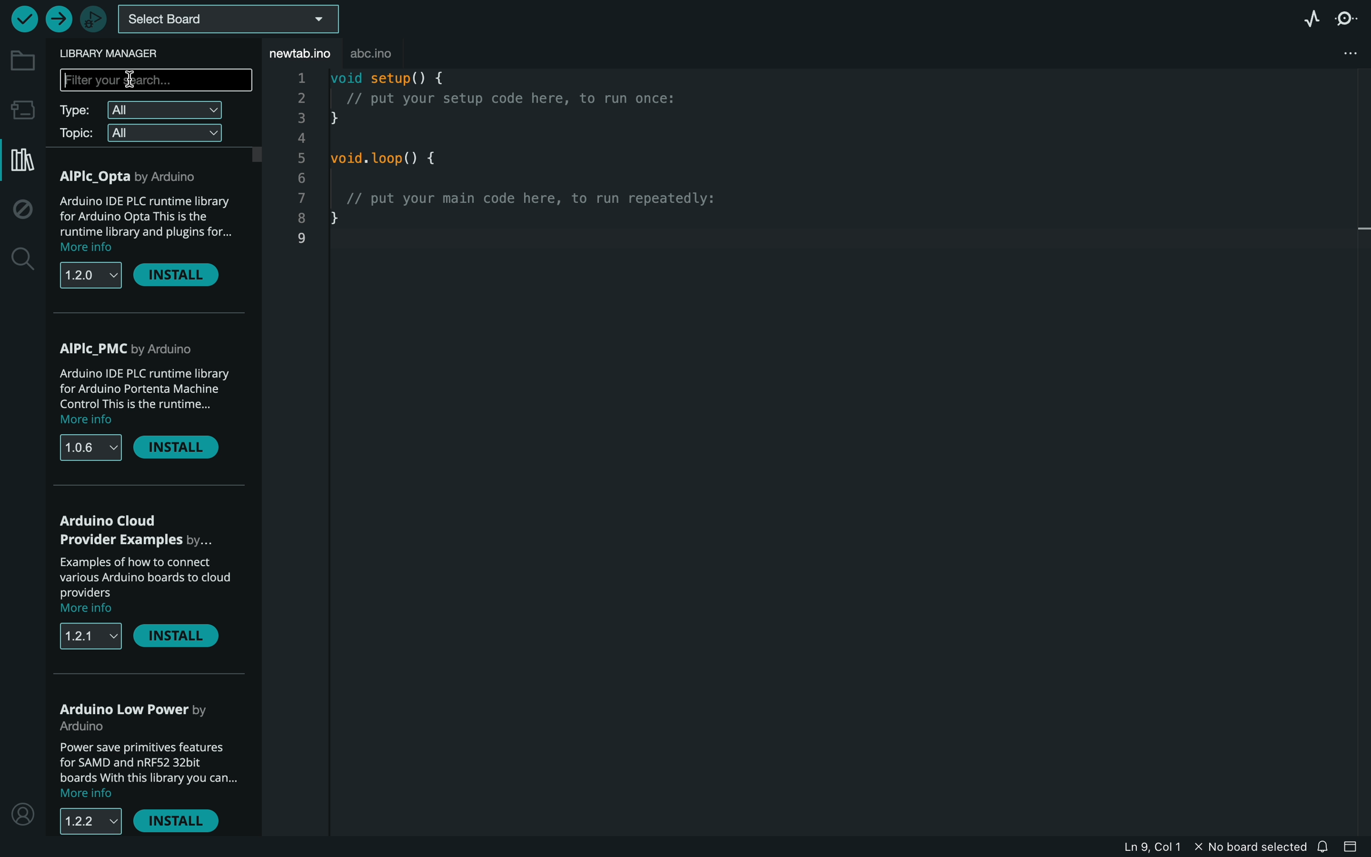  What do you see at coordinates (1346, 20) in the screenshot?
I see `serial monitor` at bounding box center [1346, 20].